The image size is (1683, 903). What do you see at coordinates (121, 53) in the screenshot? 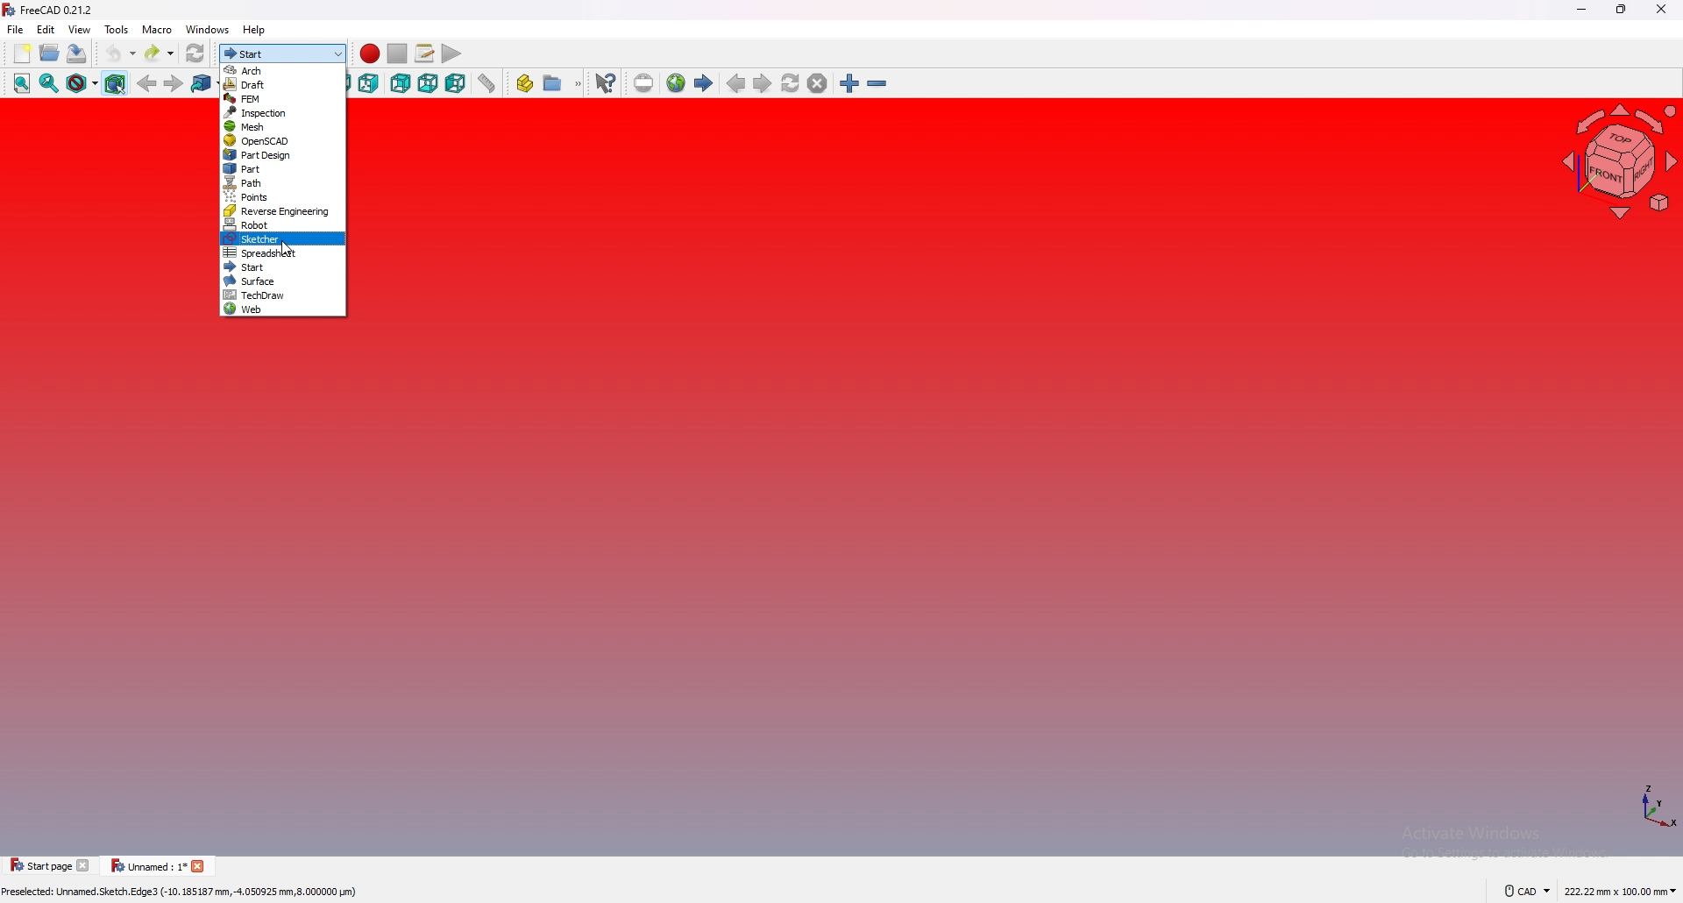
I see `undo` at bounding box center [121, 53].